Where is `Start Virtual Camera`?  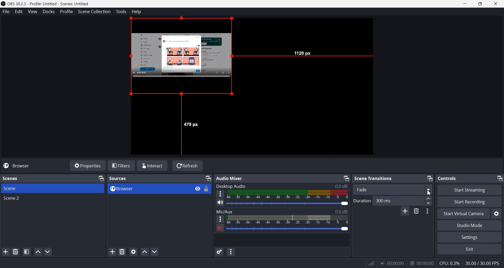
Start Virtual Camera is located at coordinates (463, 214).